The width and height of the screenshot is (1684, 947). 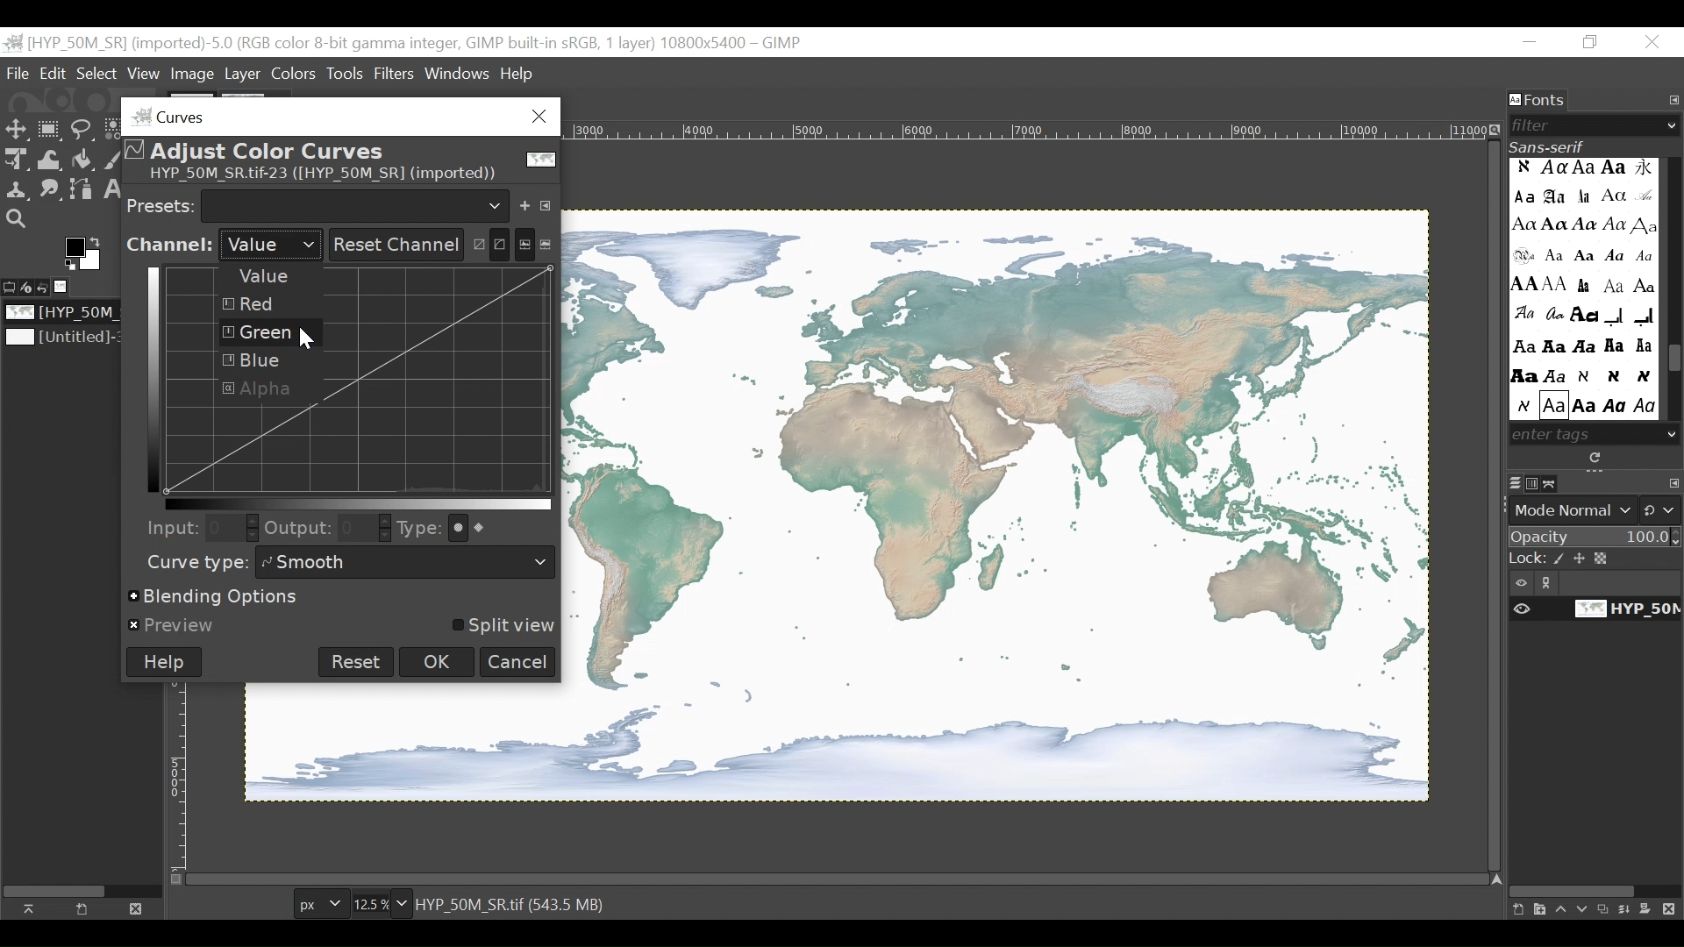 I want to click on Preview, so click(x=173, y=626).